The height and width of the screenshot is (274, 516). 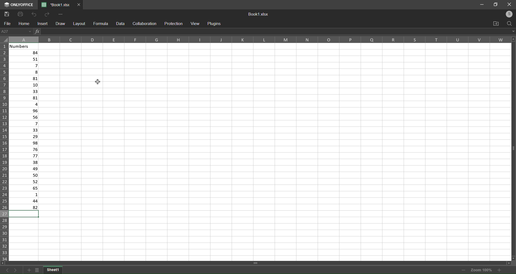 I want to click on formula, so click(x=101, y=23).